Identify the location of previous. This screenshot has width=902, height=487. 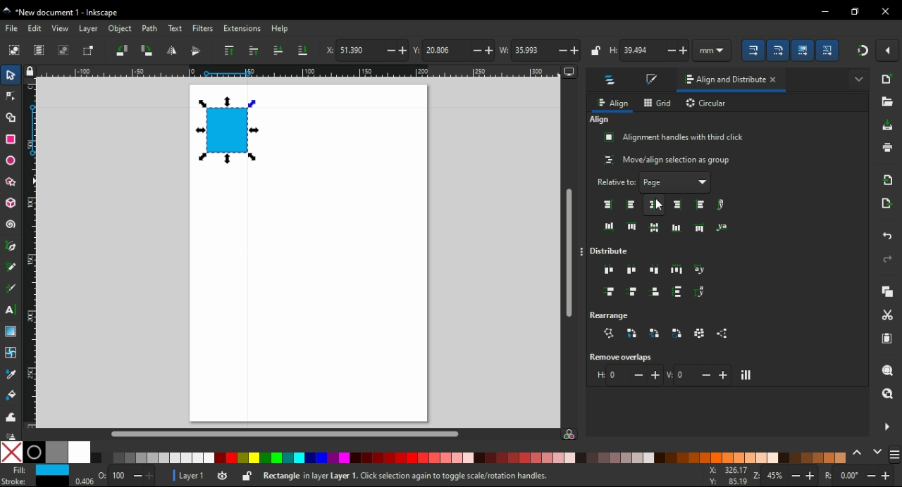
(859, 452).